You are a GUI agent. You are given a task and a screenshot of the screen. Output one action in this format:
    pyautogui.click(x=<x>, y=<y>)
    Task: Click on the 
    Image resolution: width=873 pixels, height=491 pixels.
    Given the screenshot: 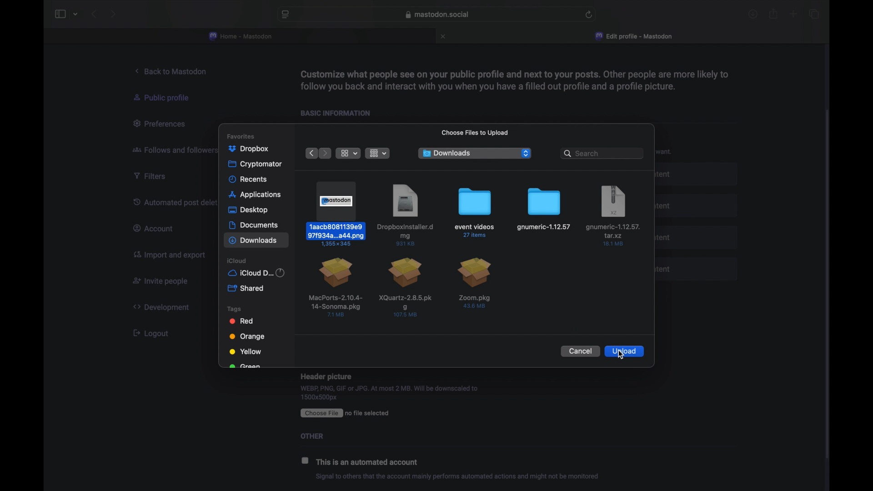 What is the action you would take?
    pyautogui.click(x=319, y=436)
    